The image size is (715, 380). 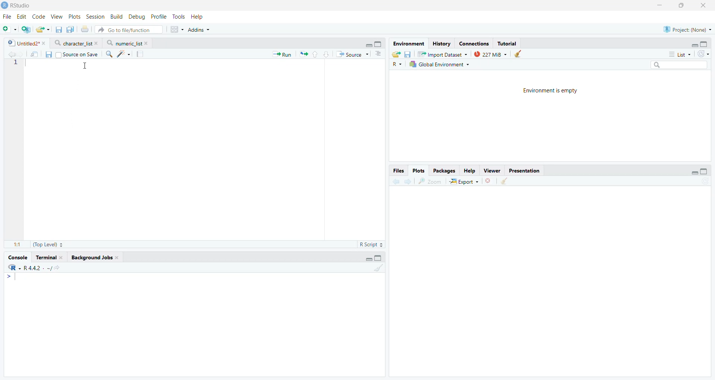 What do you see at coordinates (198, 17) in the screenshot?
I see `Help` at bounding box center [198, 17].